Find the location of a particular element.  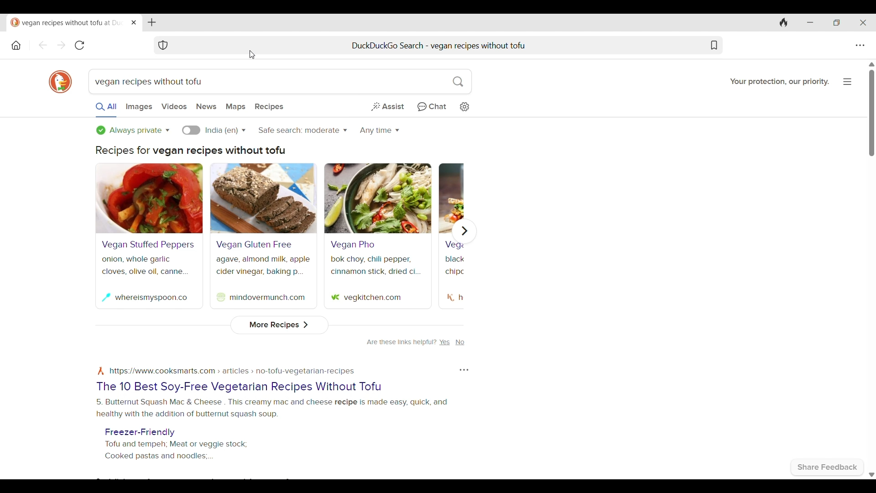

Recipes for vegan recipes without tofu is located at coordinates (190, 151).